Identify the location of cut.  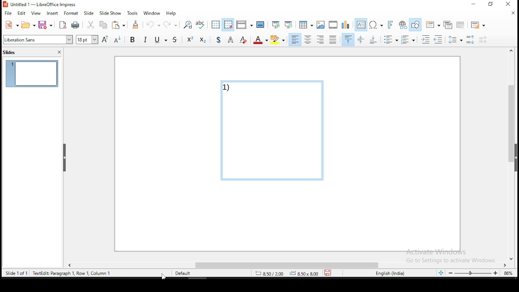
(91, 25).